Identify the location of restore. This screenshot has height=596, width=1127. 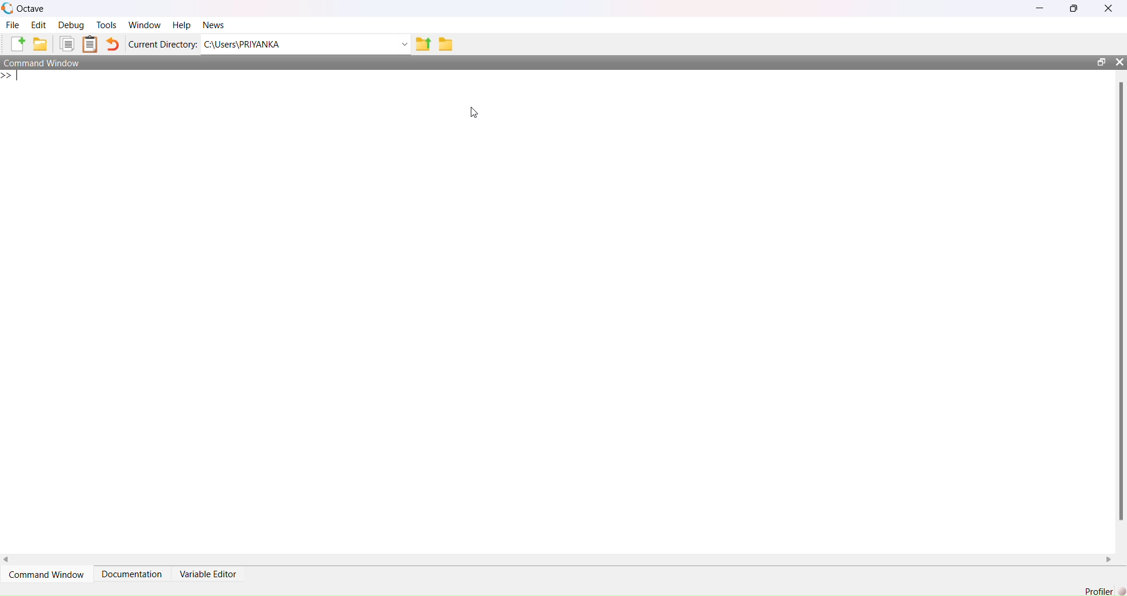
(1073, 8).